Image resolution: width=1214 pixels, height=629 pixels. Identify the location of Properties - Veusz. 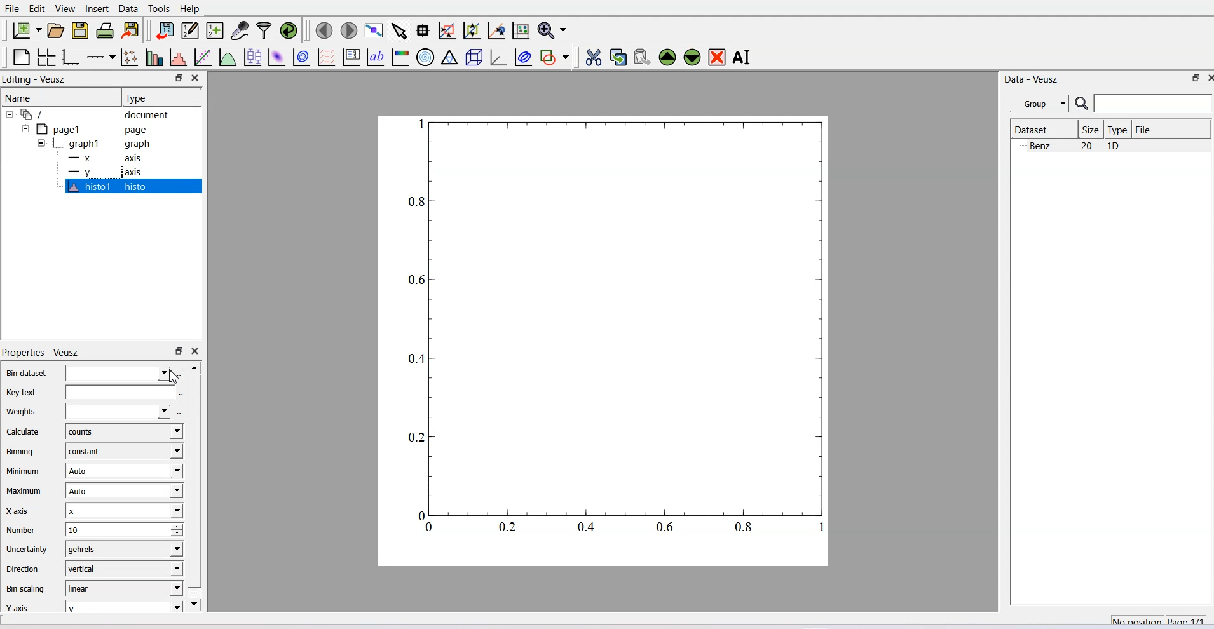
(42, 351).